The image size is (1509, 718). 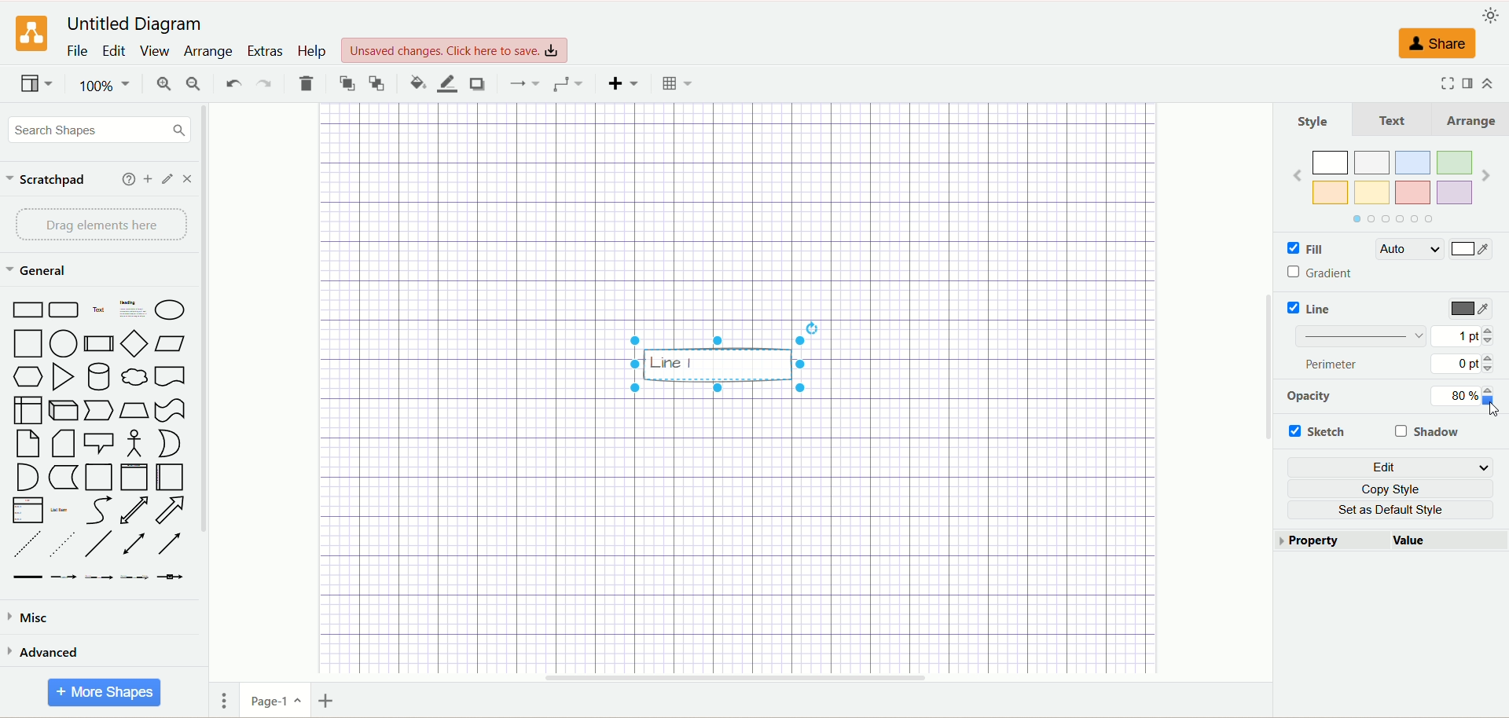 I want to click on Bidirectional Arrow, so click(x=134, y=511).